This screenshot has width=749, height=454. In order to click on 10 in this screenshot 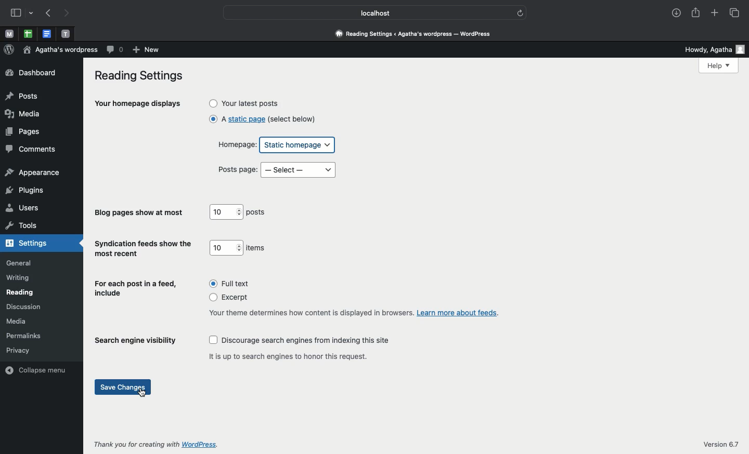, I will do `click(226, 212)`.